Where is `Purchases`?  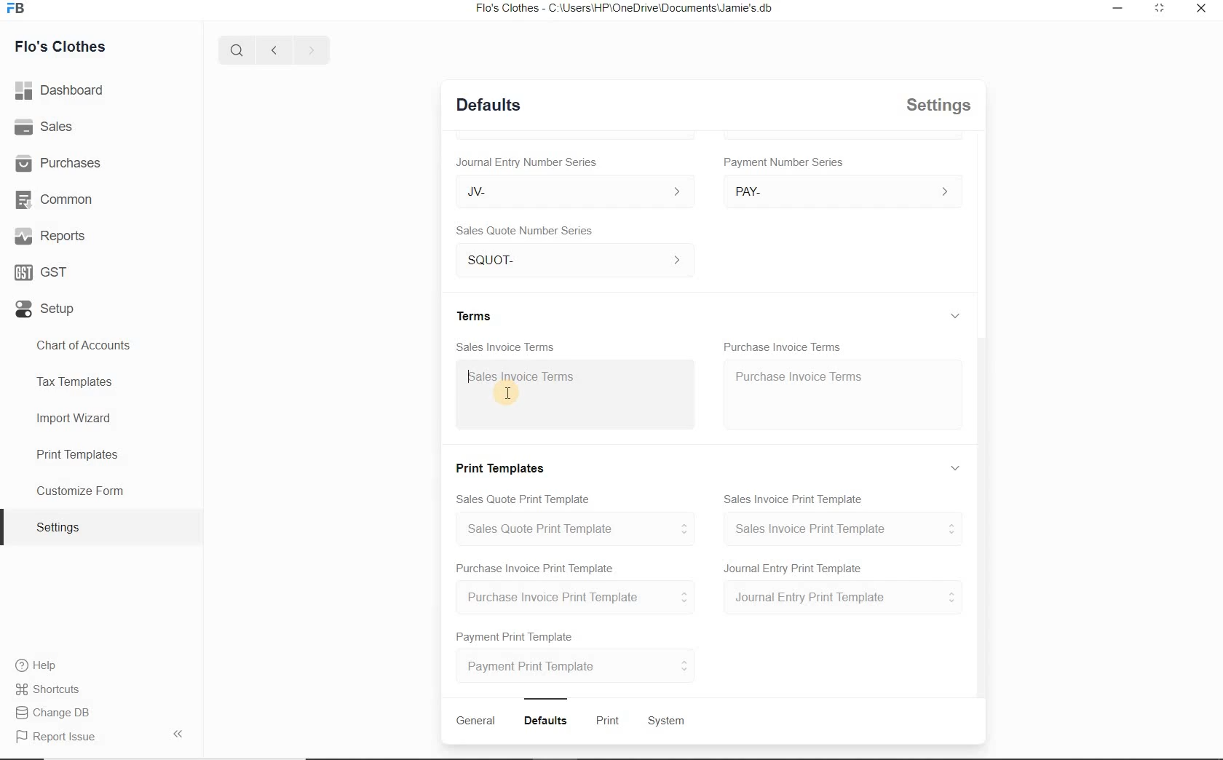
Purchases is located at coordinates (61, 163).